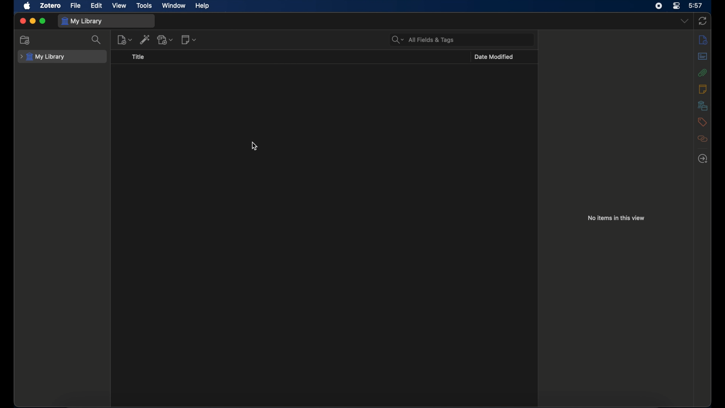  I want to click on view, so click(119, 5).